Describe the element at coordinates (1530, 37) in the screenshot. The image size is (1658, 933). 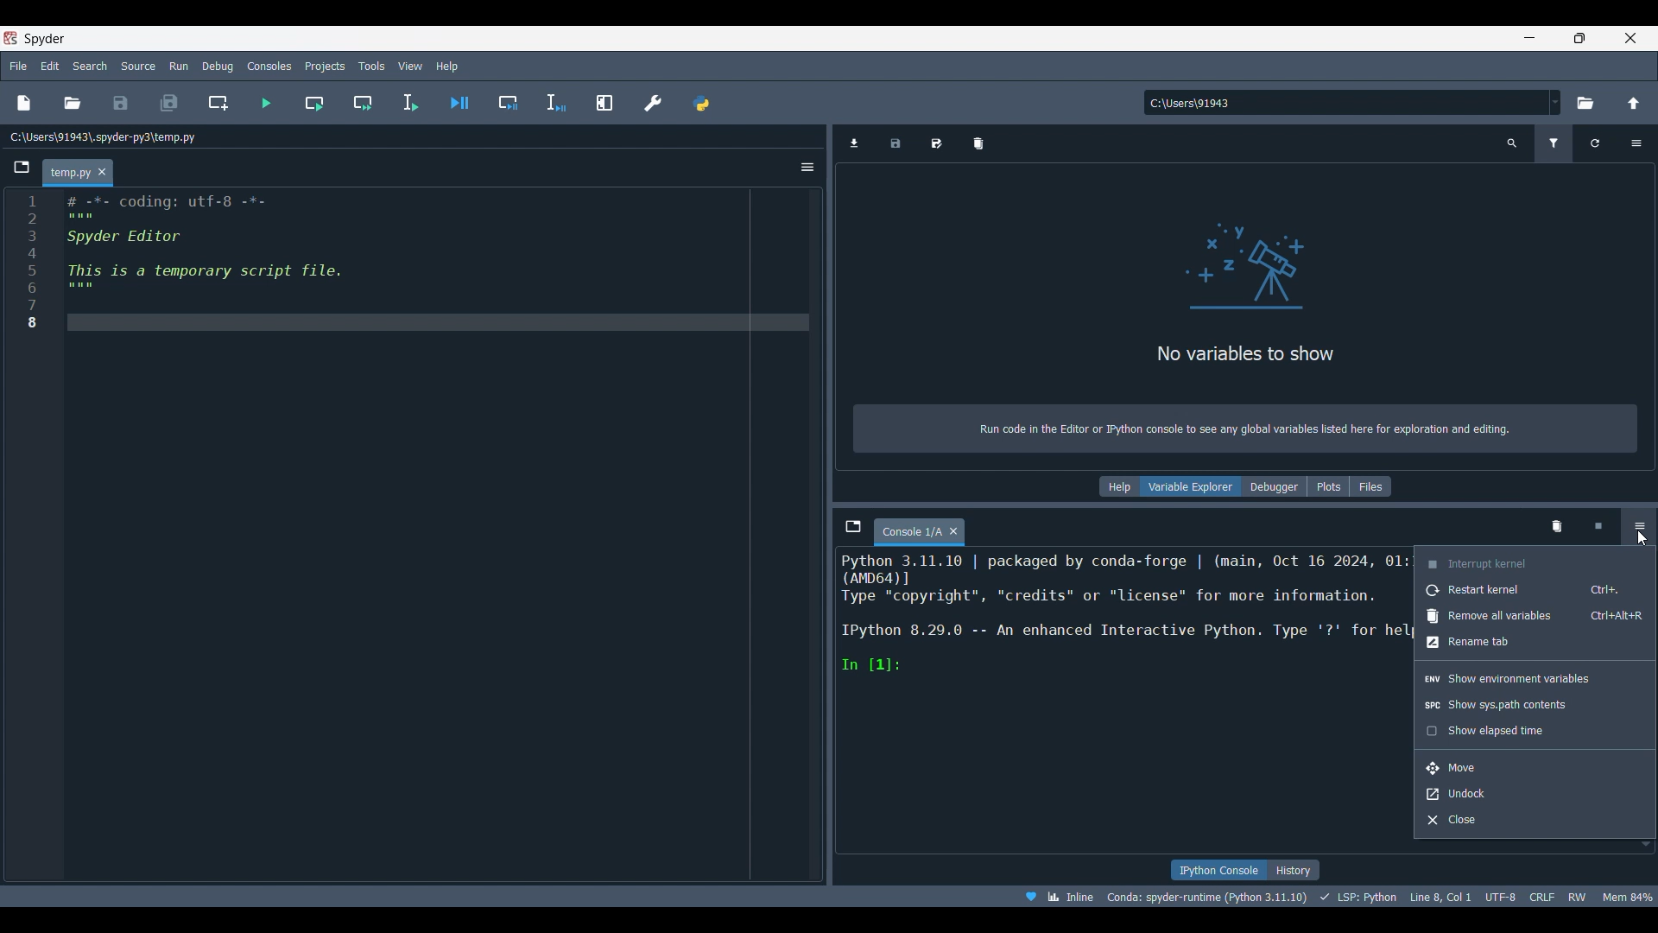
I see `Minimize` at that location.